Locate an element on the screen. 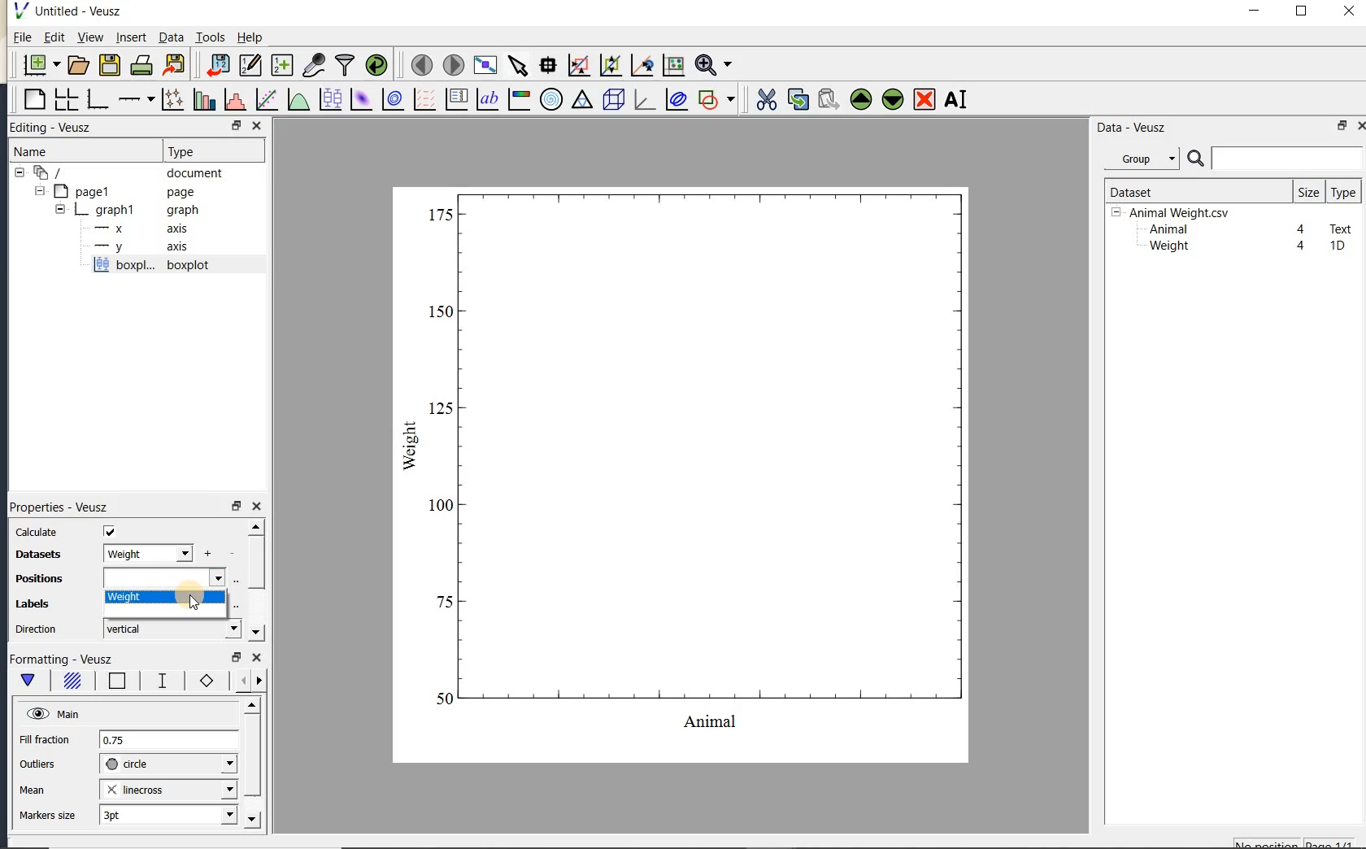 The width and height of the screenshot is (1366, 849). box fill is located at coordinates (70, 681).